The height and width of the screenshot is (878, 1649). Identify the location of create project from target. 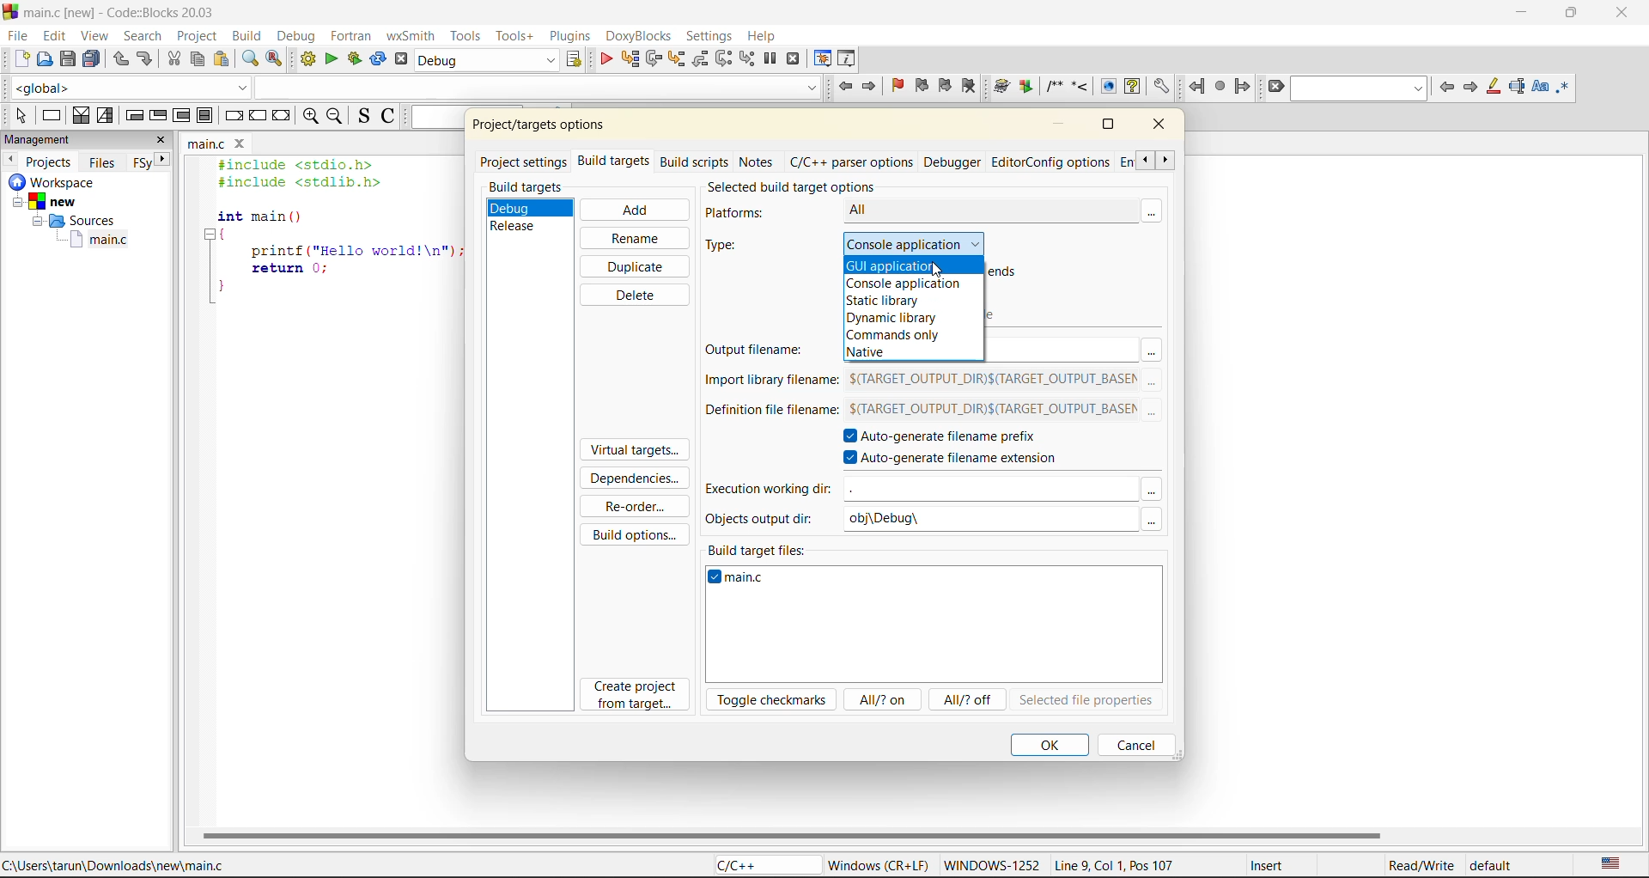
(640, 695).